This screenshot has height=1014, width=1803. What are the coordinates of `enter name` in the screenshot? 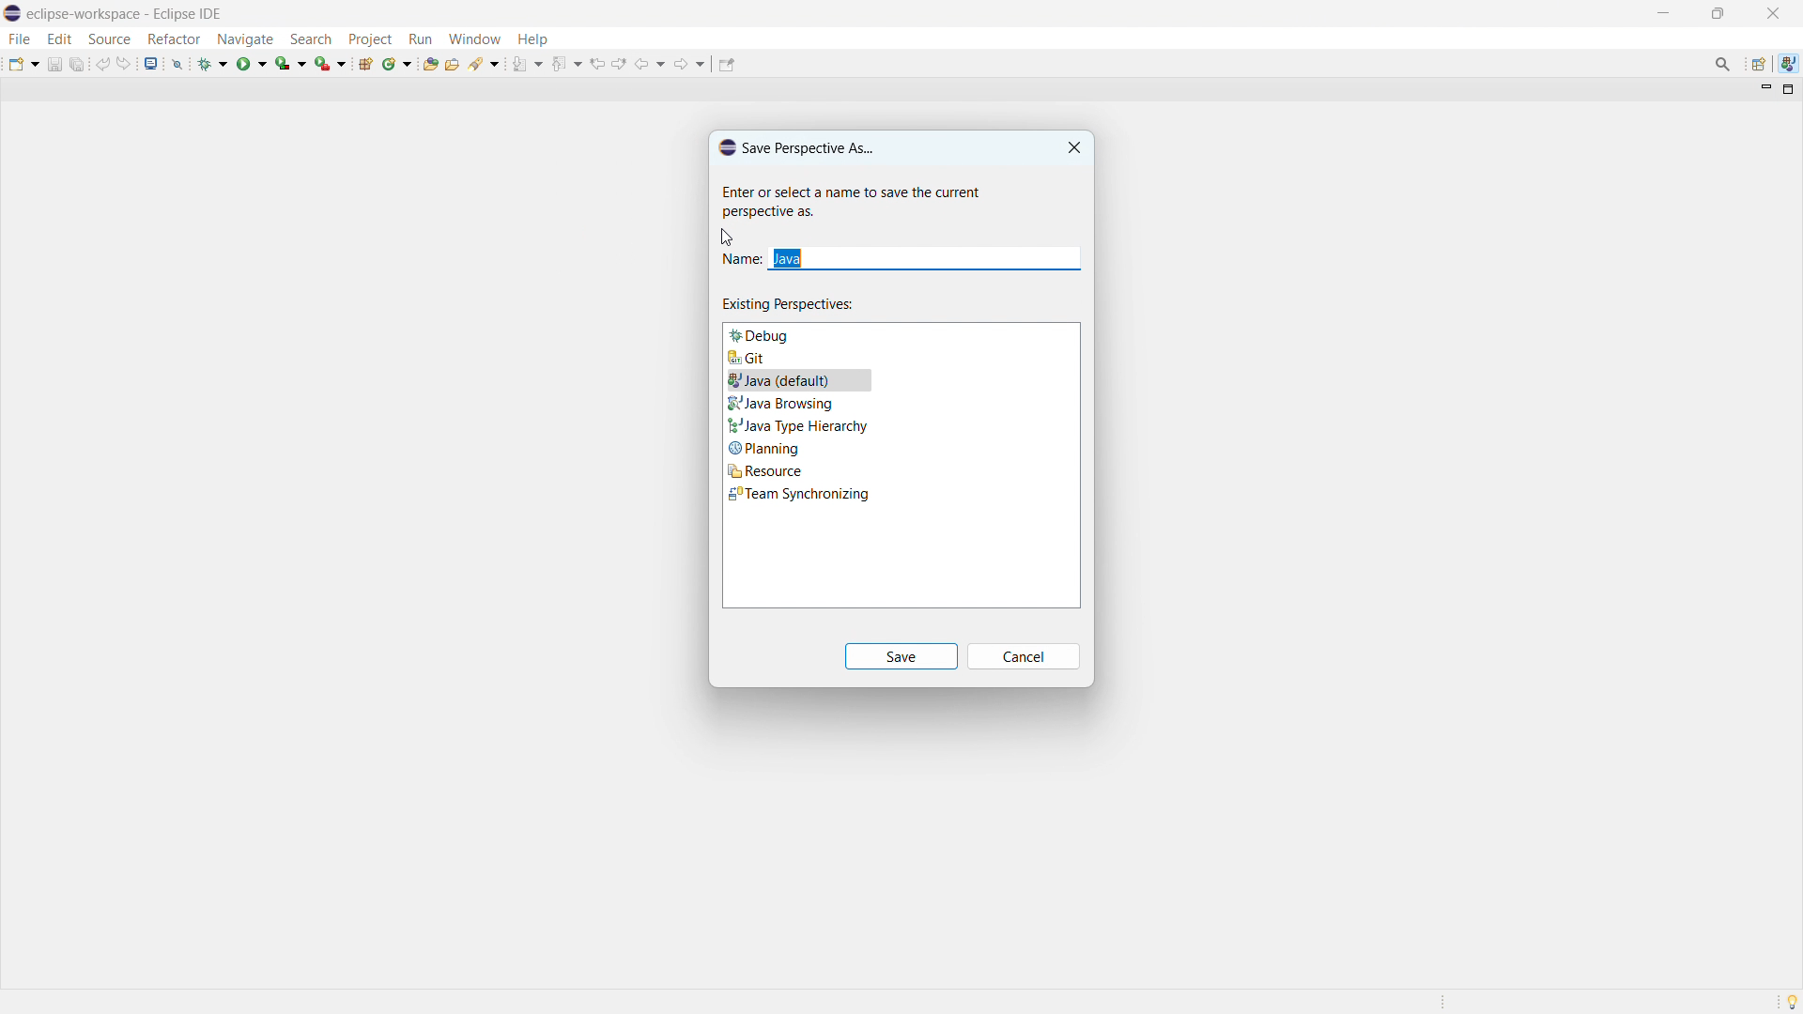 It's located at (924, 258).